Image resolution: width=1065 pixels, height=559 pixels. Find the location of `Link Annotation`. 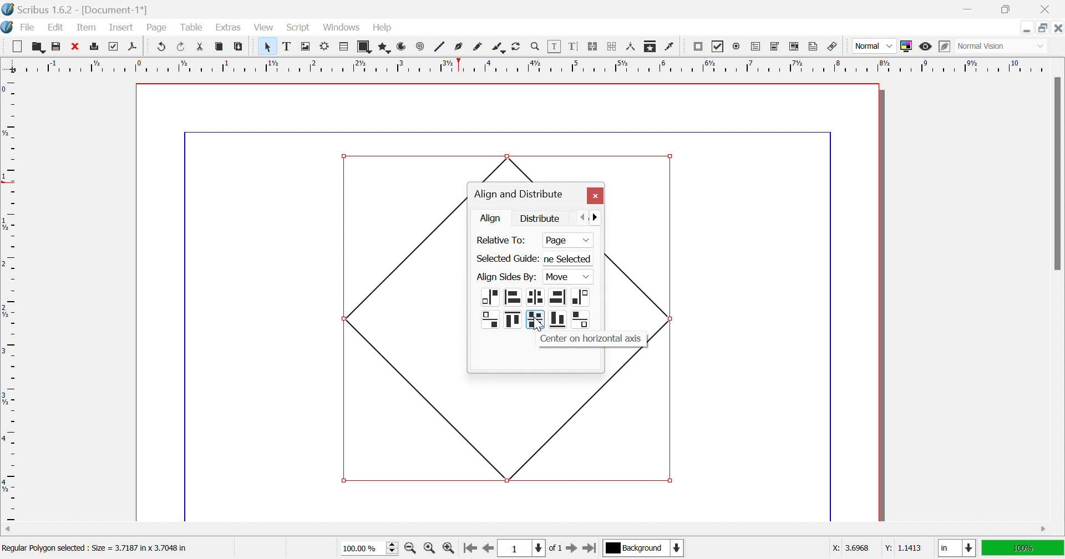

Link Annotation is located at coordinates (833, 48).